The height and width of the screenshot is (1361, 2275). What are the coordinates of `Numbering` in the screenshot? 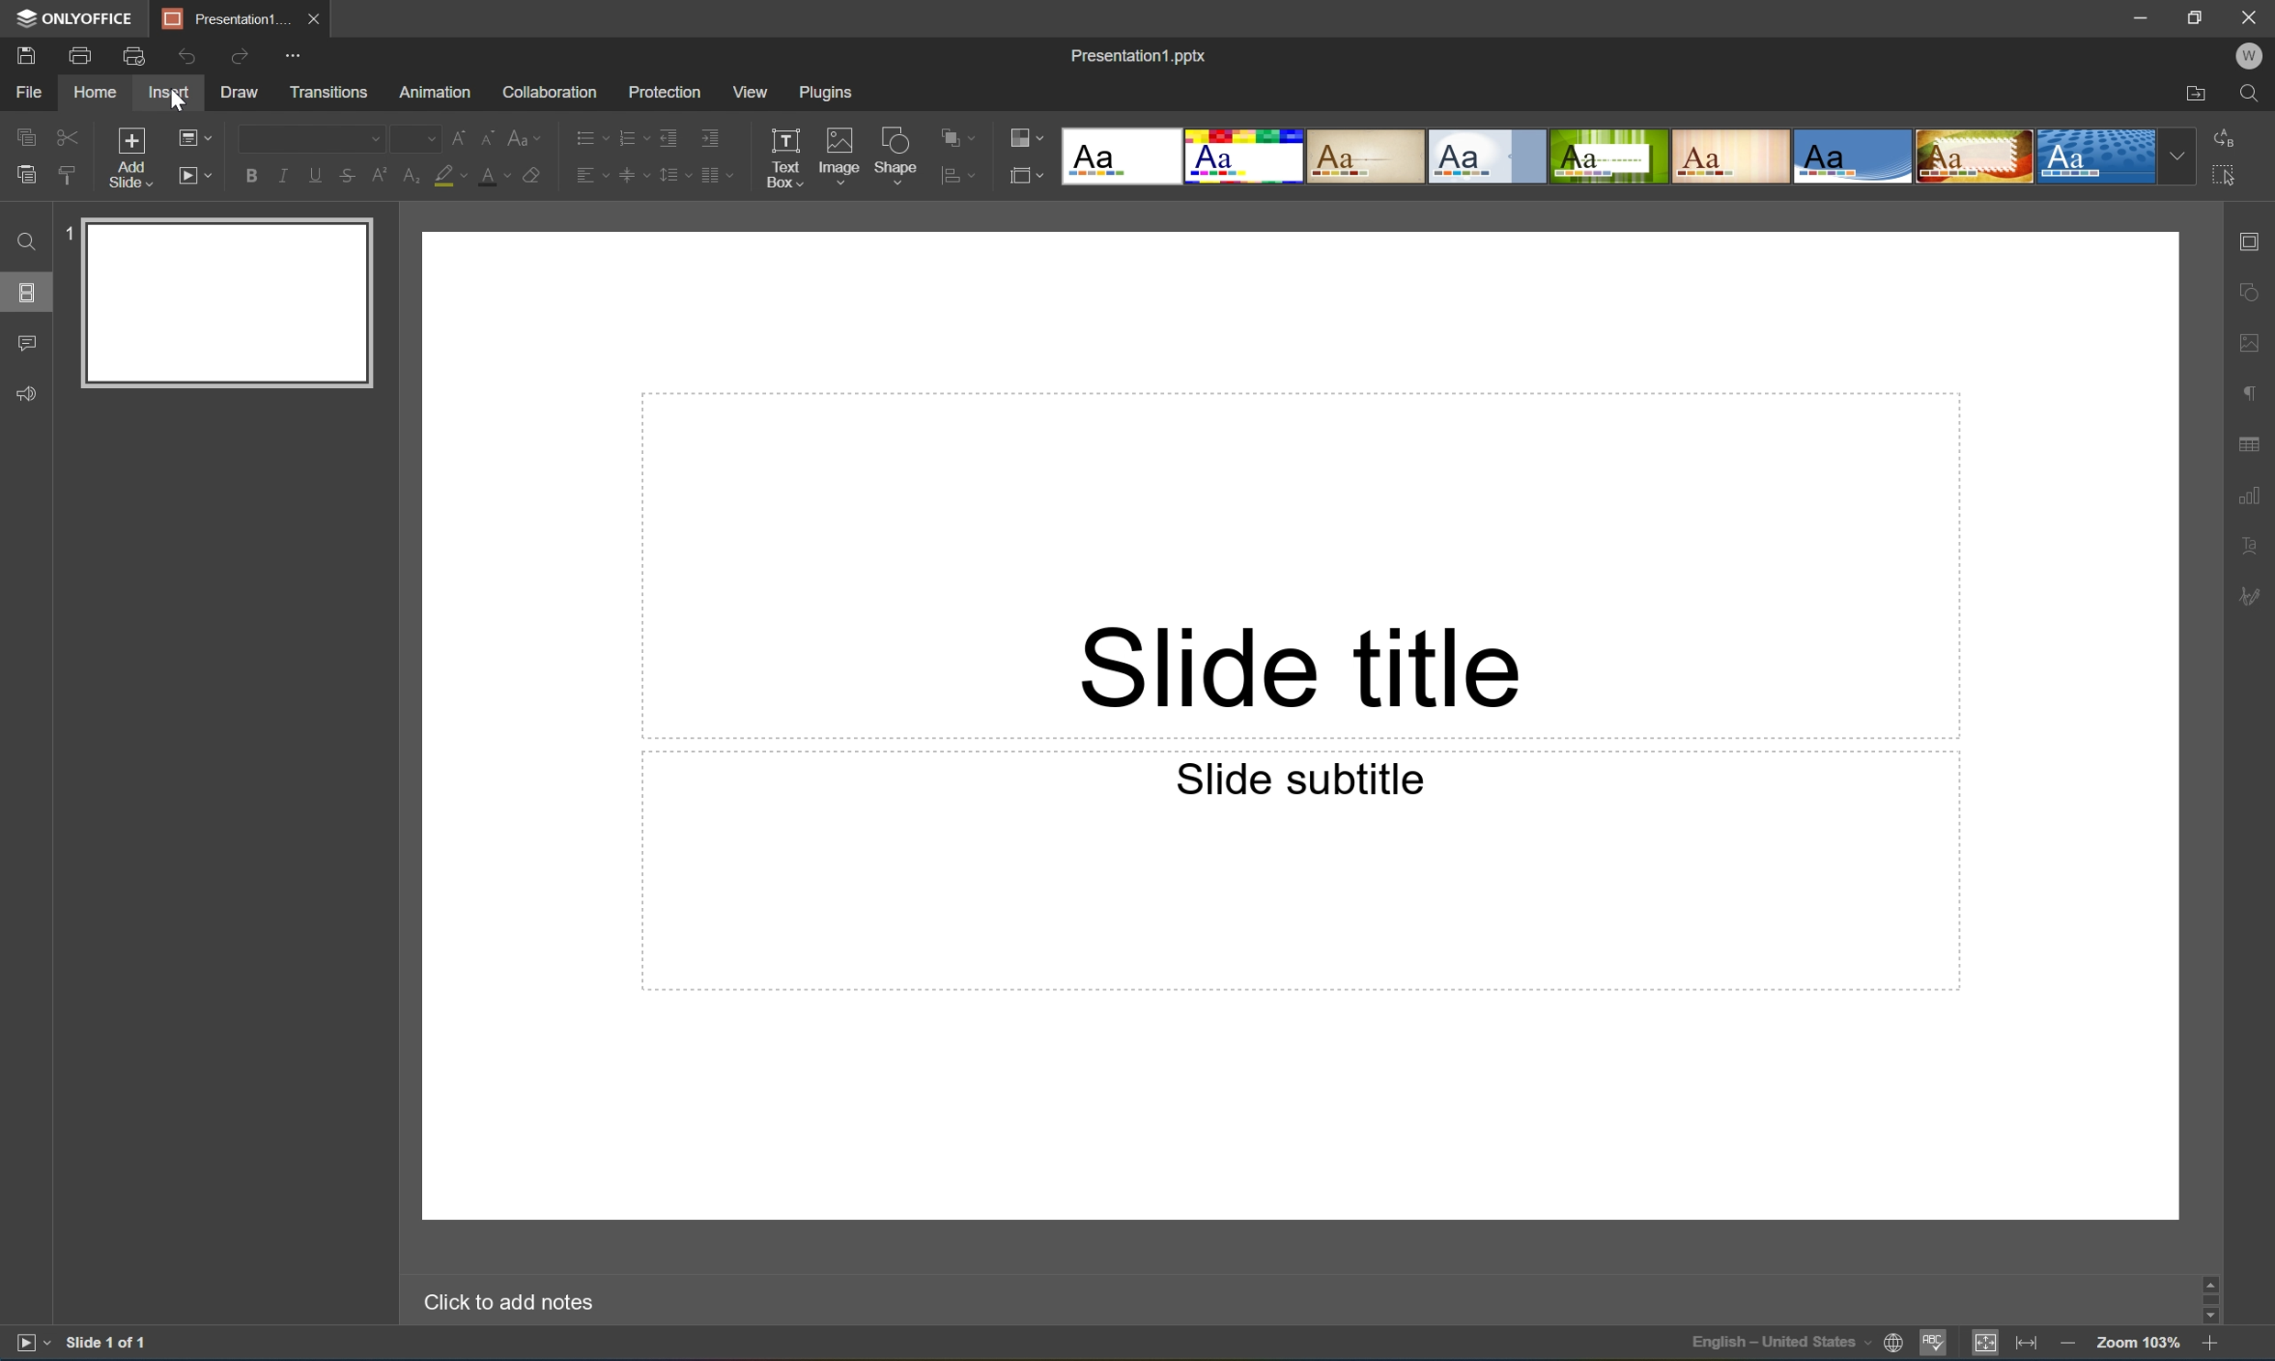 It's located at (633, 139).